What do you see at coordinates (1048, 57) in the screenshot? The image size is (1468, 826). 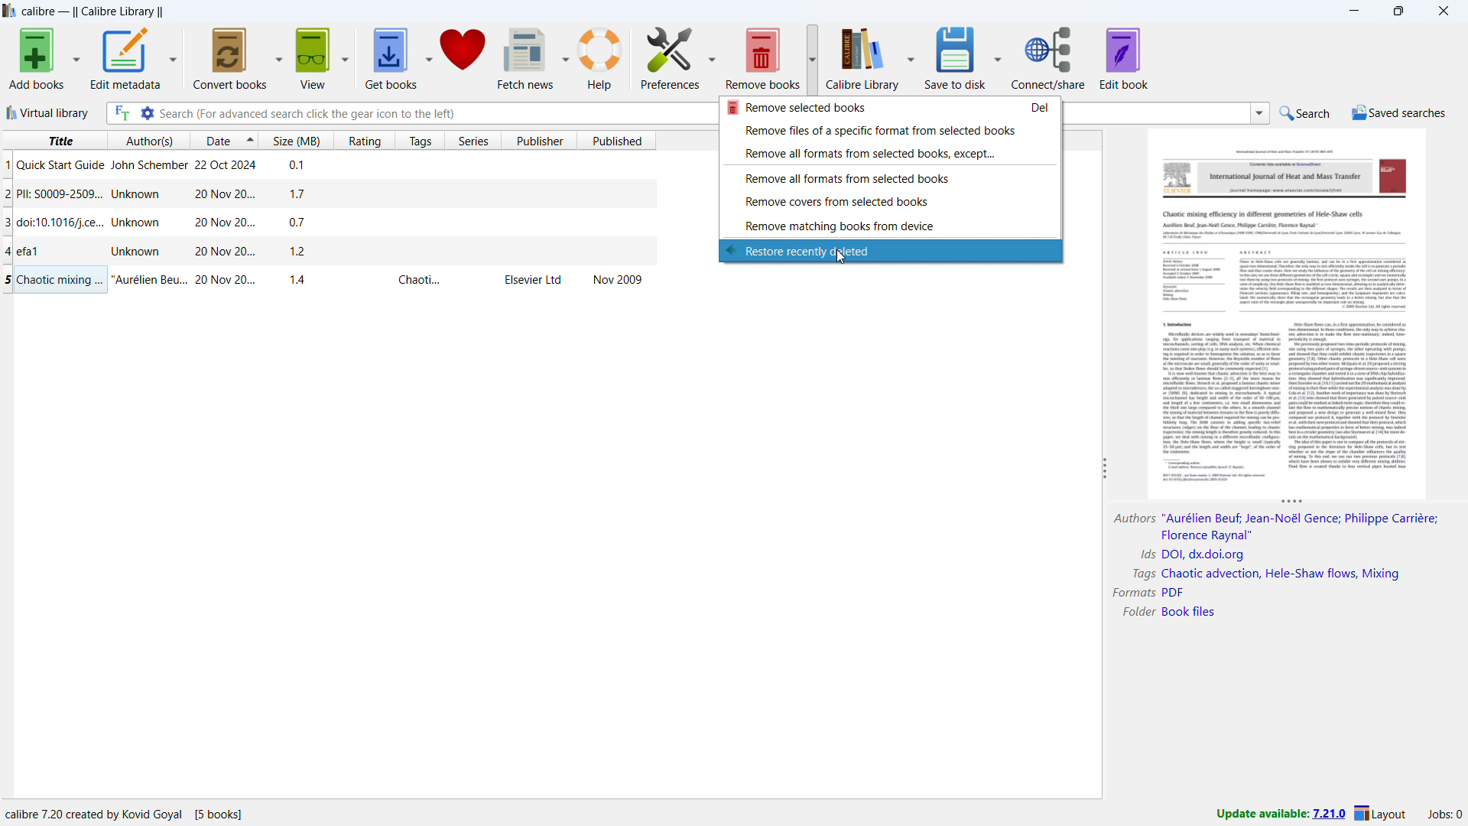 I see `connect/share` at bounding box center [1048, 57].